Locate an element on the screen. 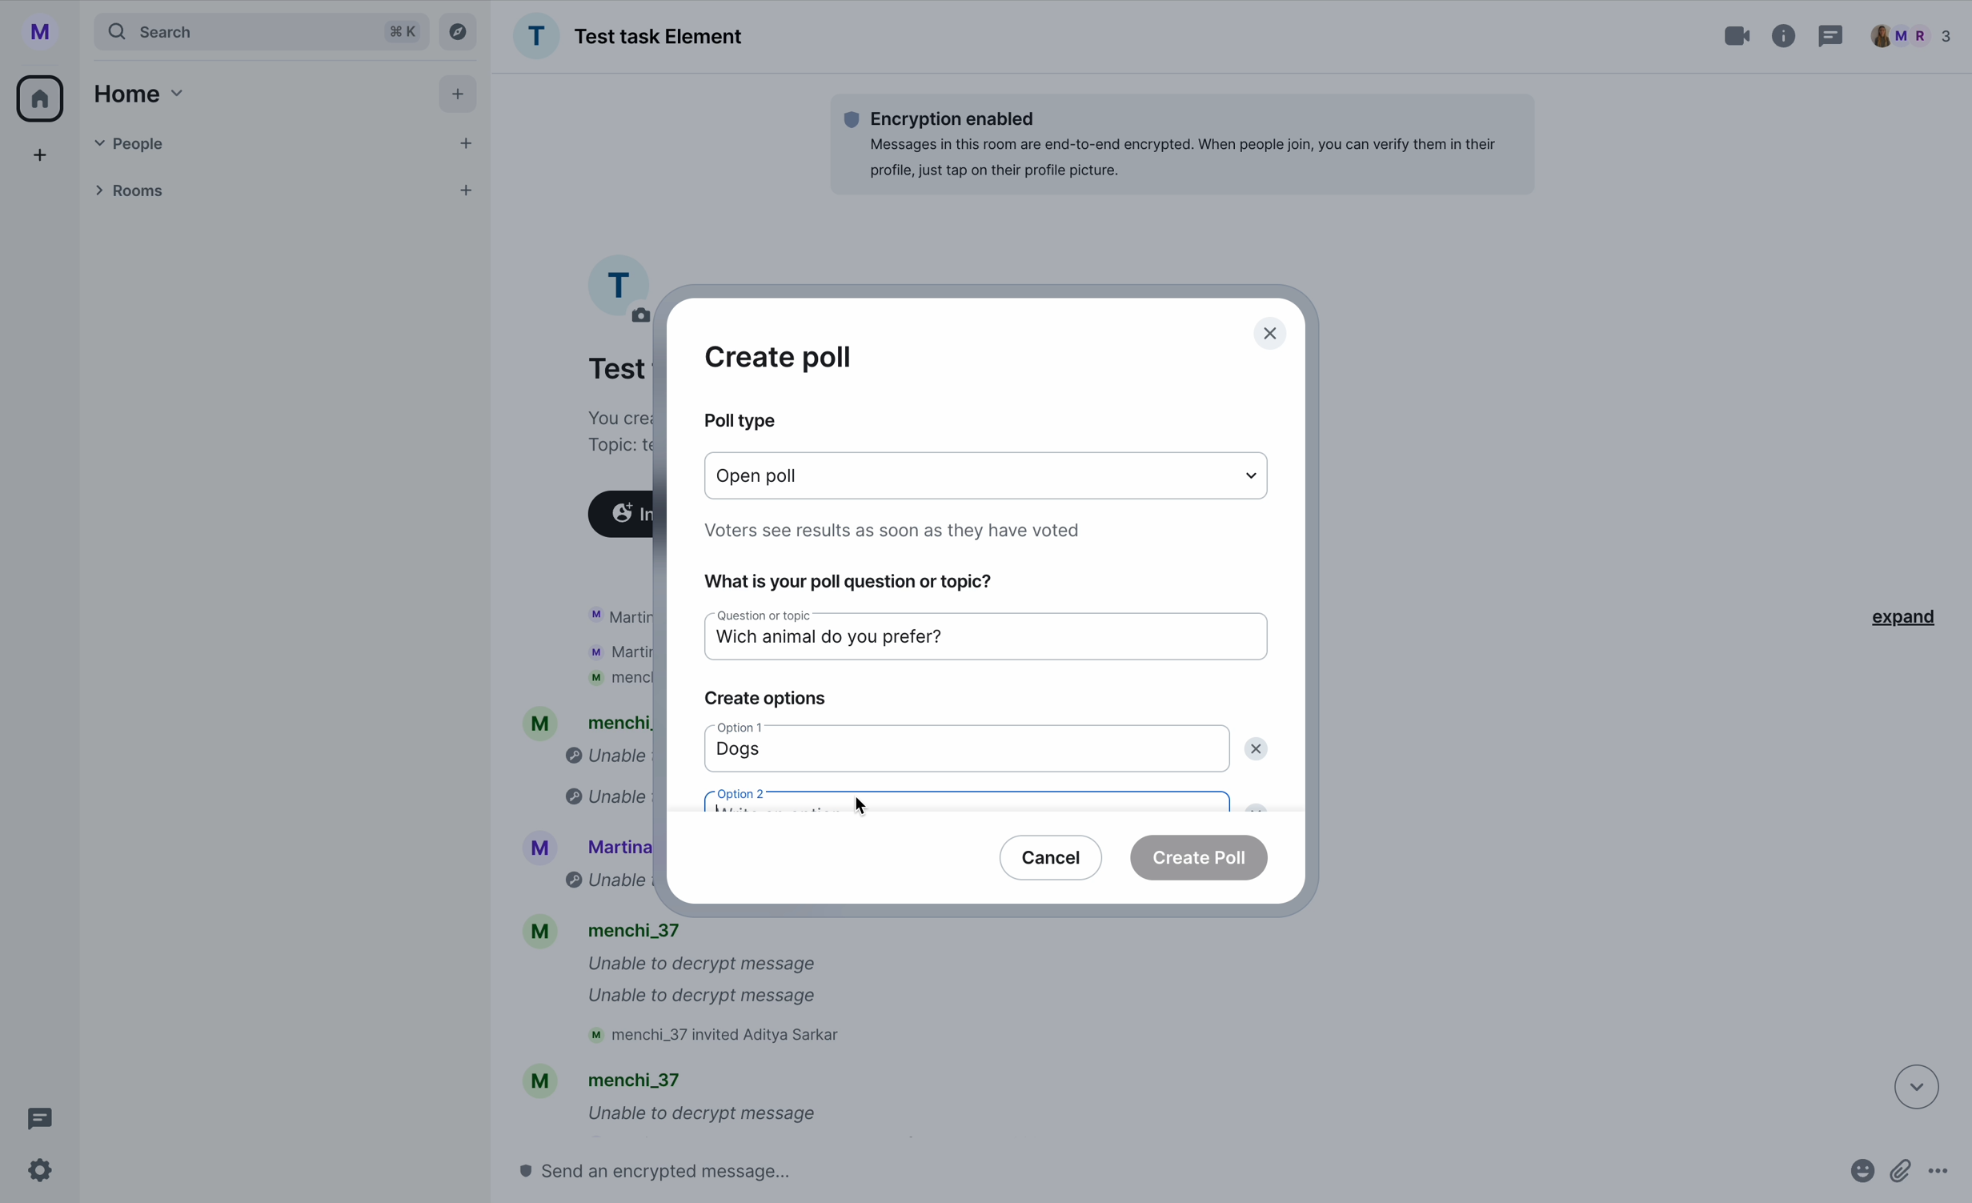  video call is located at coordinates (1739, 36).